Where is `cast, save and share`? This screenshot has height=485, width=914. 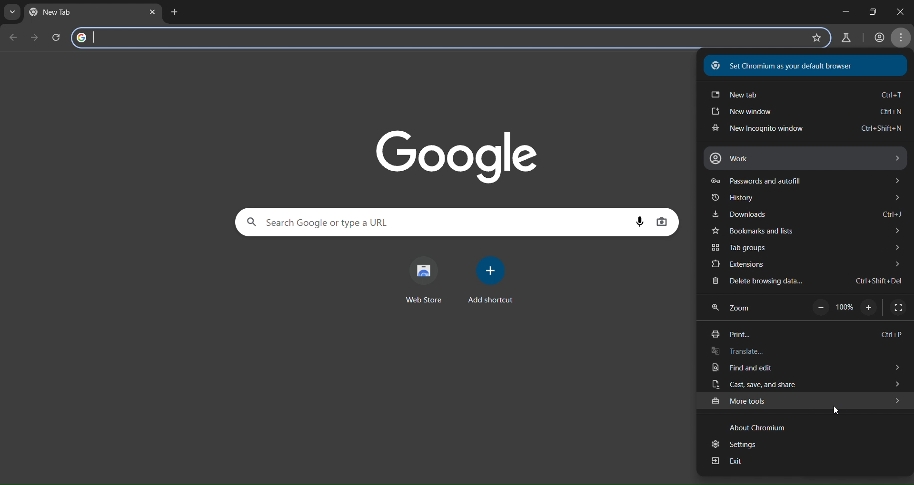 cast, save and share is located at coordinates (806, 385).